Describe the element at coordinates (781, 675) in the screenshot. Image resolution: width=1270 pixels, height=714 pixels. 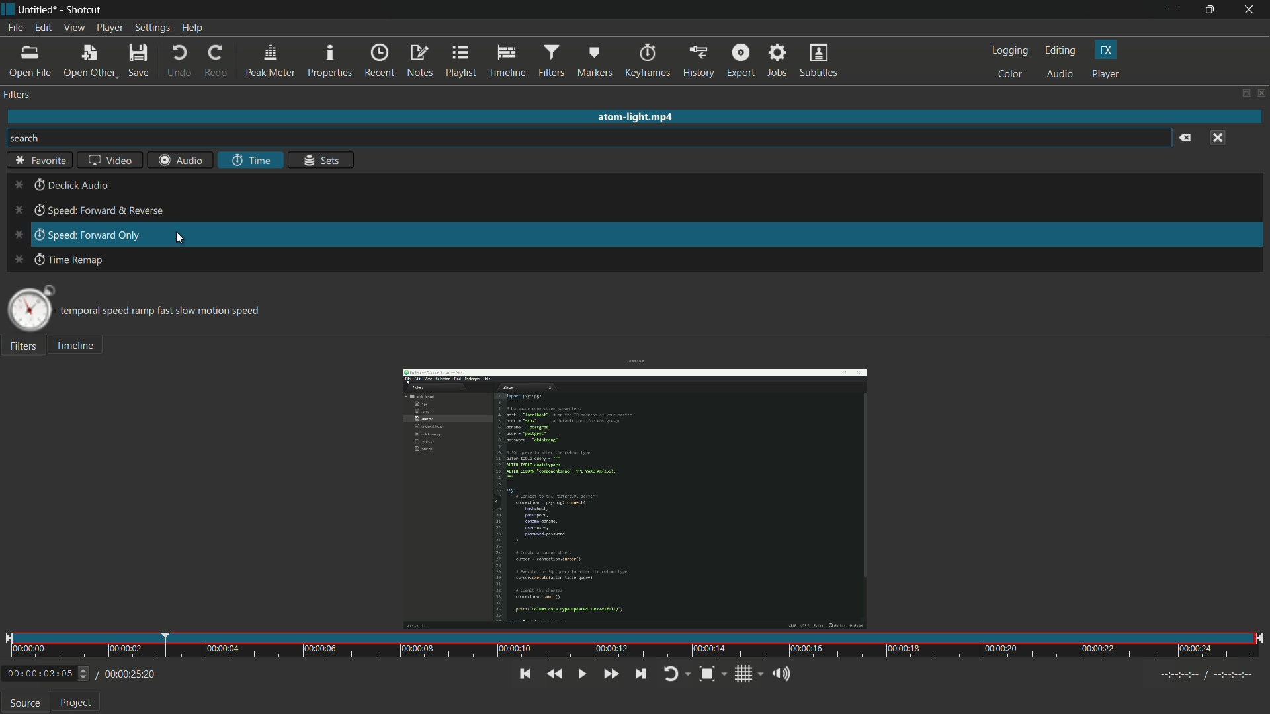
I see `show volume  control` at that location.